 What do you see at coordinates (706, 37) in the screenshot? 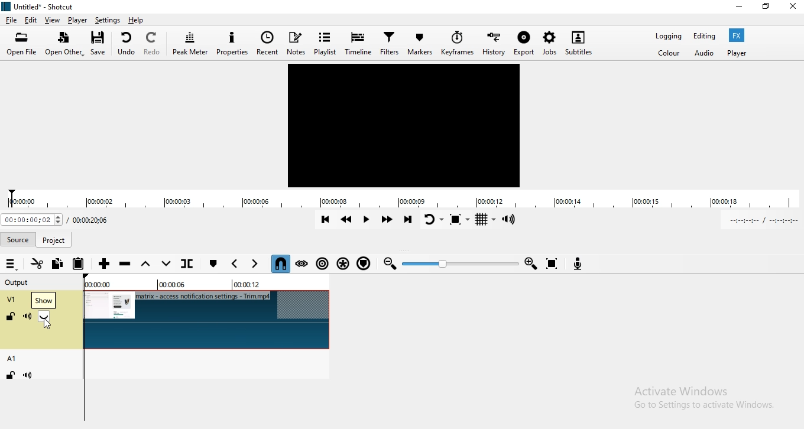
I see `Editing` at bounding box center [706, 37].